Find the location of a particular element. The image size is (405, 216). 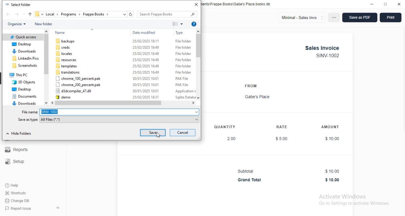

Grand Total is located at coordinates (250, 180).